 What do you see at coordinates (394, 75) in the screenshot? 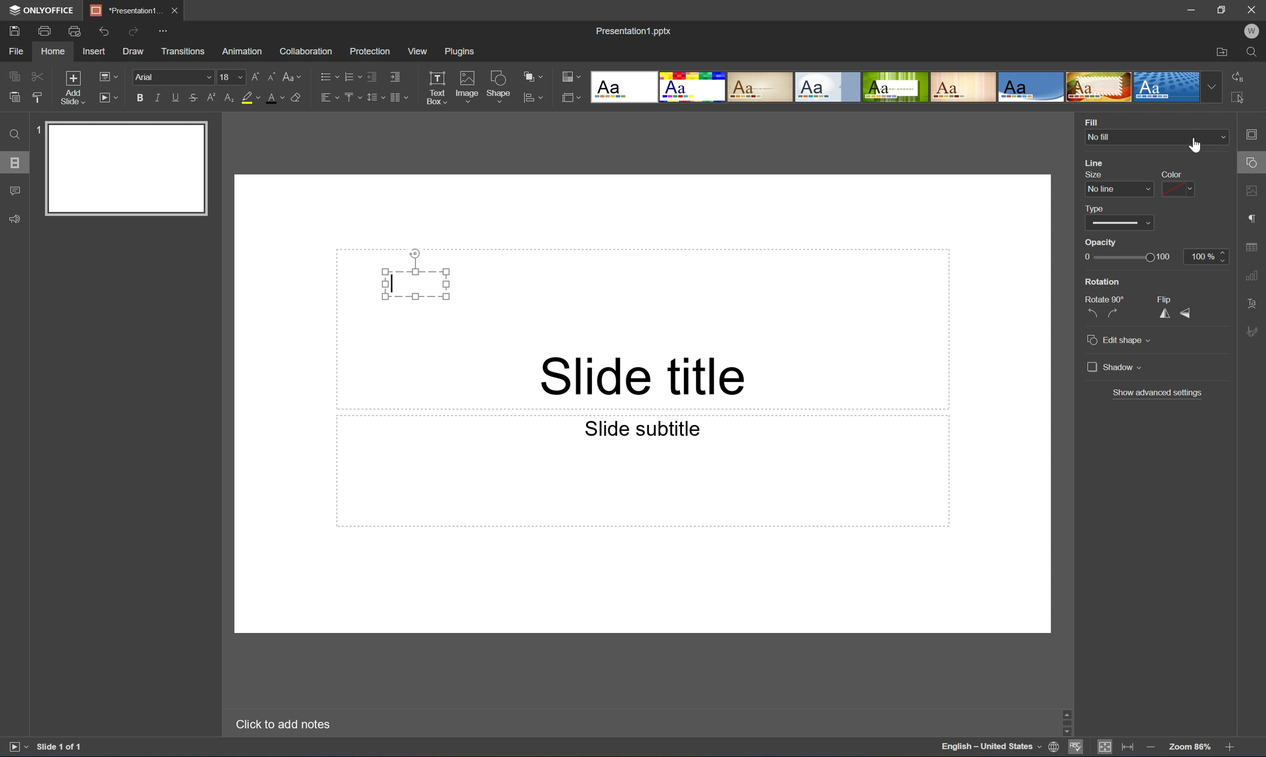
I see `Increase indent` at bounding box center [394, 75].